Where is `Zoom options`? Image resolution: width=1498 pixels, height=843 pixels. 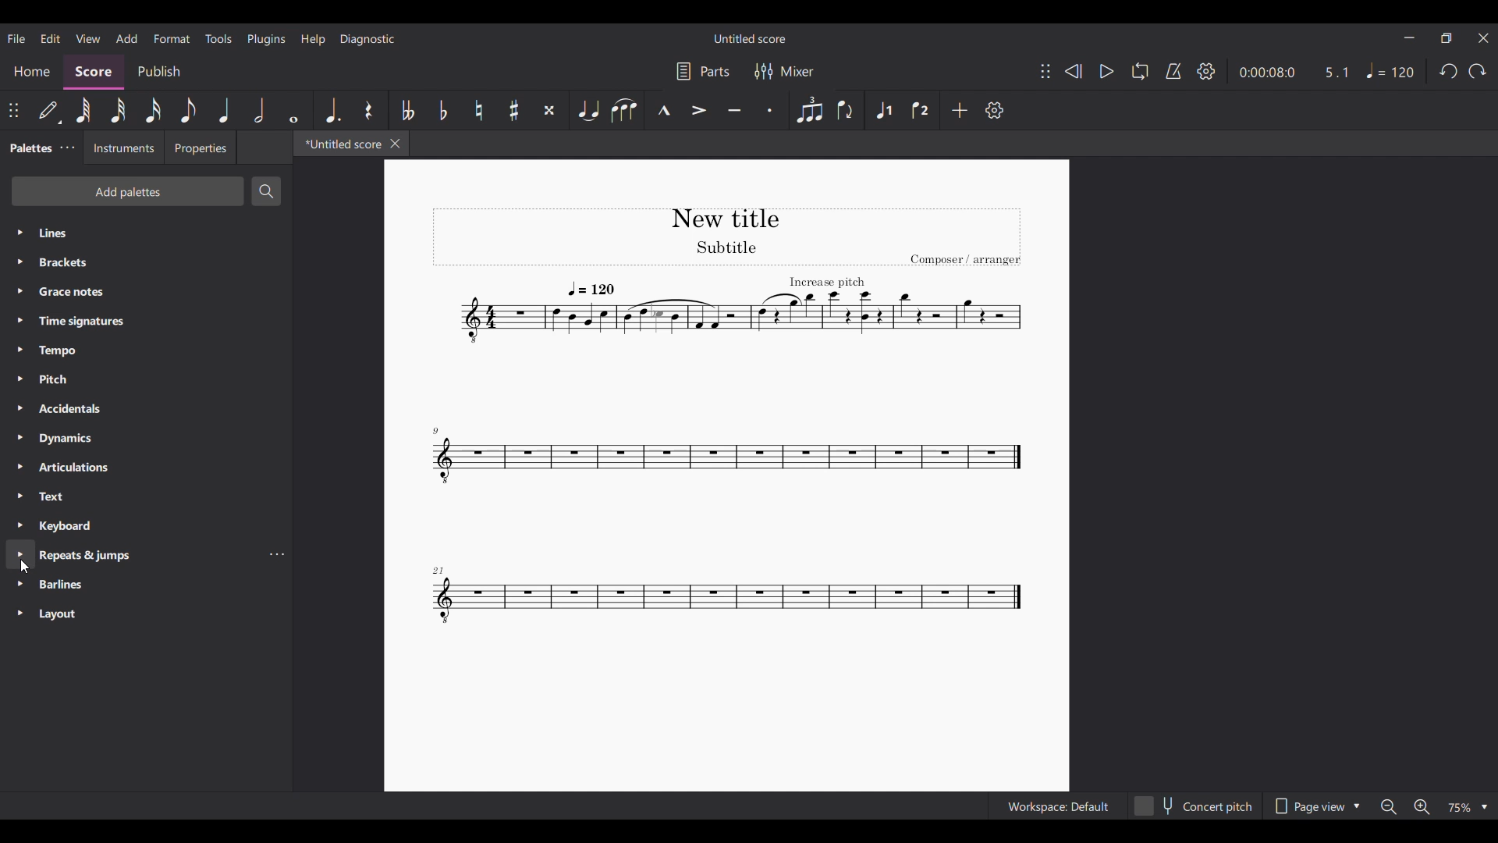
Zoom options is located at coordinates (1466, 808).